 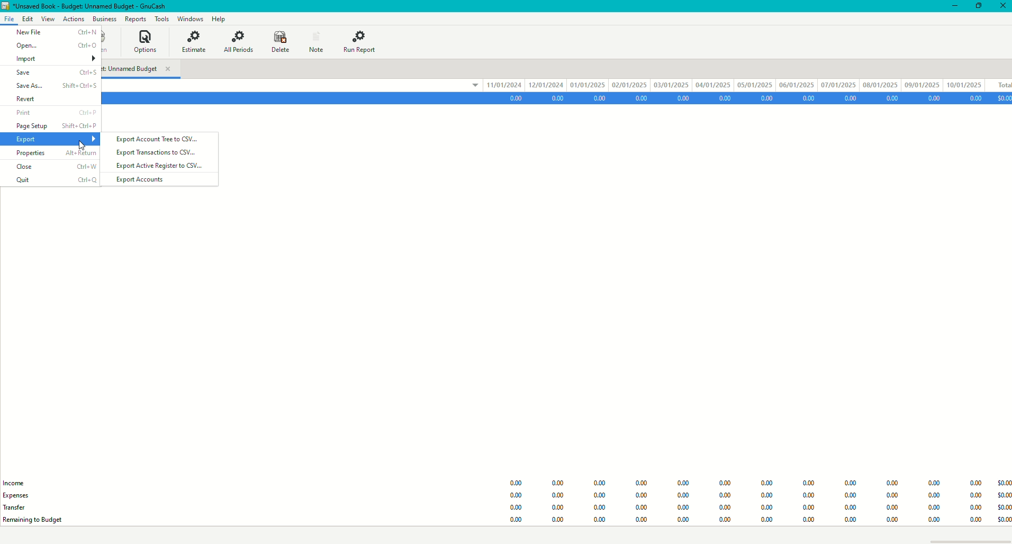 What do you see at coordinates (159, 154) in the screenshot?
I see `Export Transactions to CSV` at bounding box center [159, 154].